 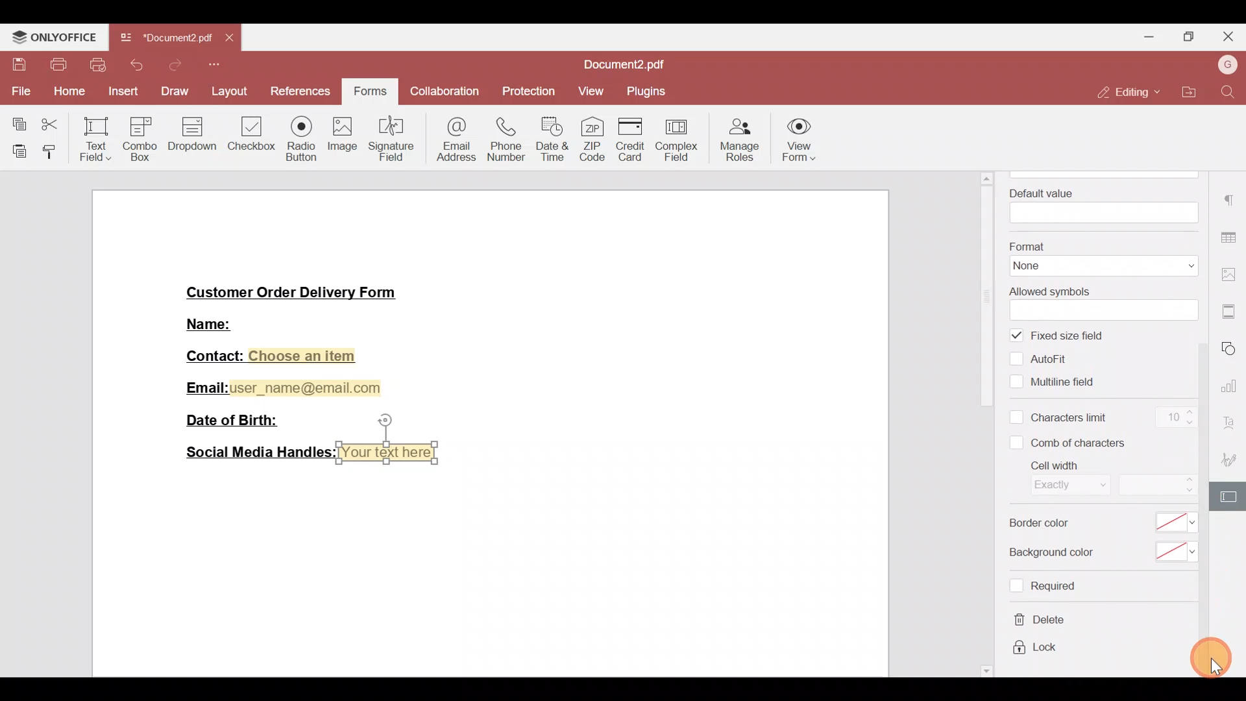 I want to click on Cell width, so click(x=1058, y=478).